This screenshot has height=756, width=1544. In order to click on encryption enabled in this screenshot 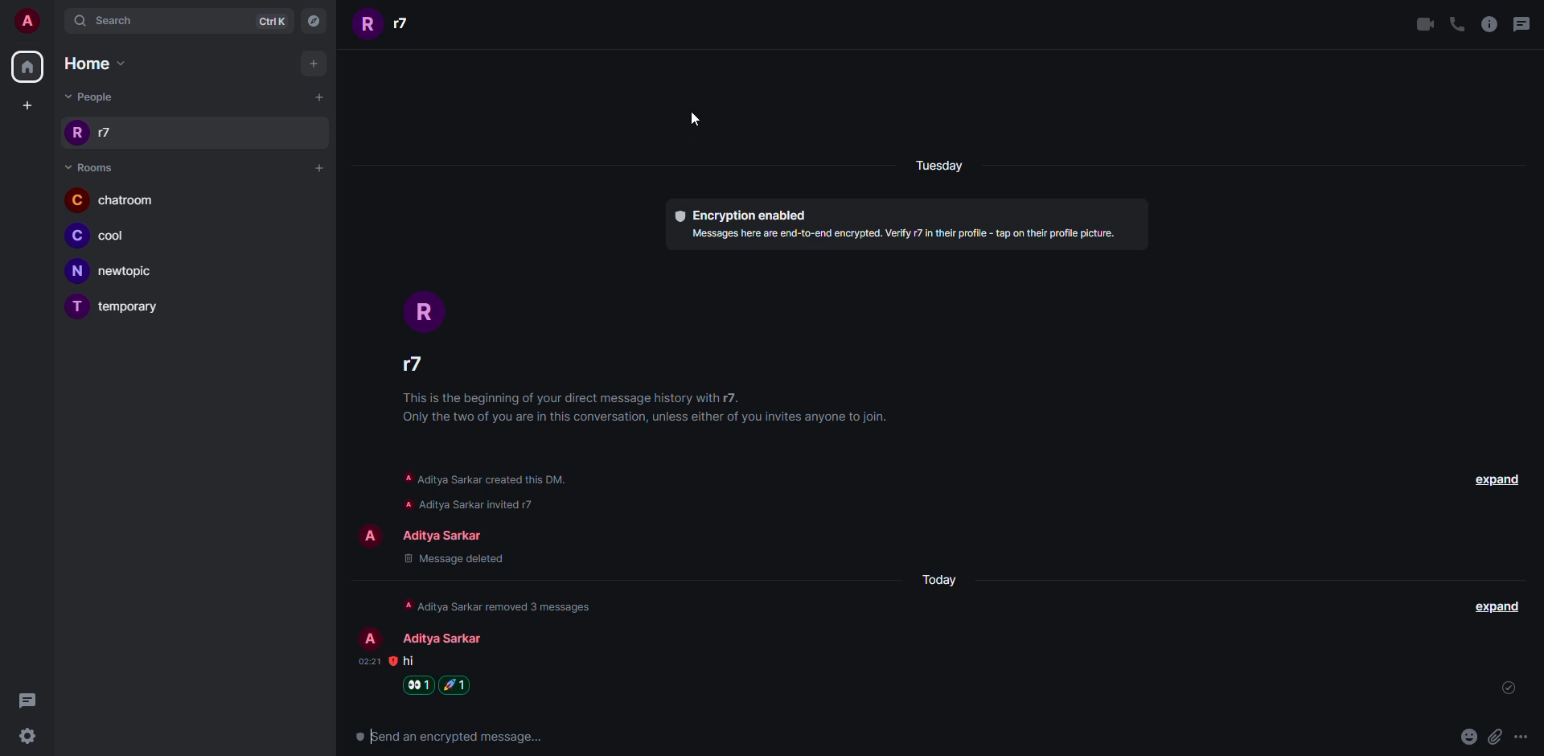, I will do `click(740, 215)`.